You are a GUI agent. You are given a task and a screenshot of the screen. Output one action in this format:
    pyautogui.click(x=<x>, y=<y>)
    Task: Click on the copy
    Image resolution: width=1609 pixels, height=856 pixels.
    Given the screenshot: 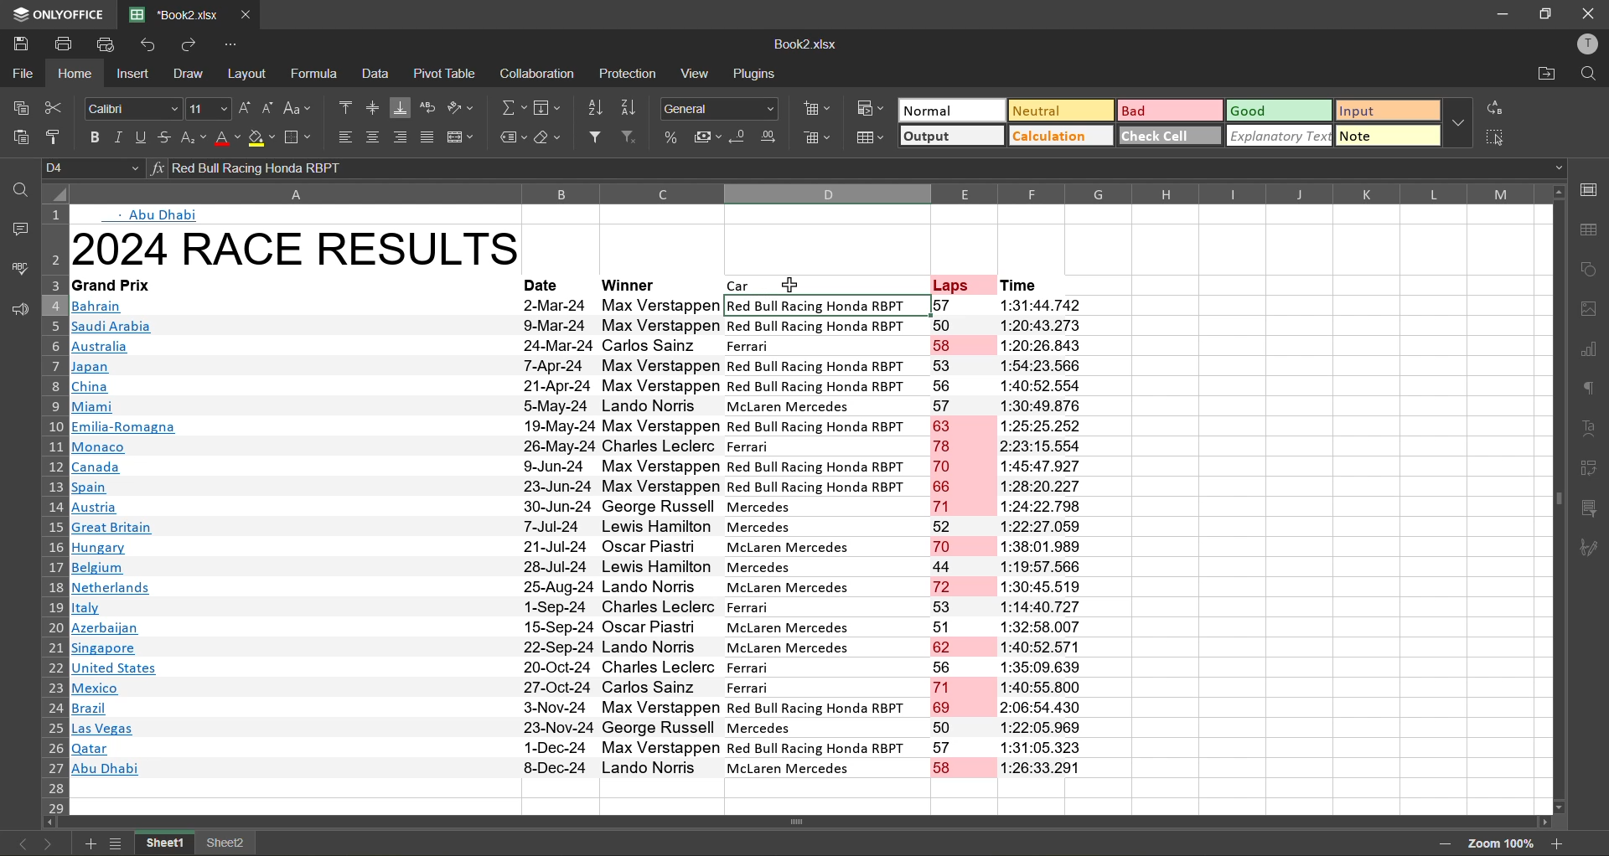 What is the action you would take?
    pyautogui.click(x=17, y=109)
    